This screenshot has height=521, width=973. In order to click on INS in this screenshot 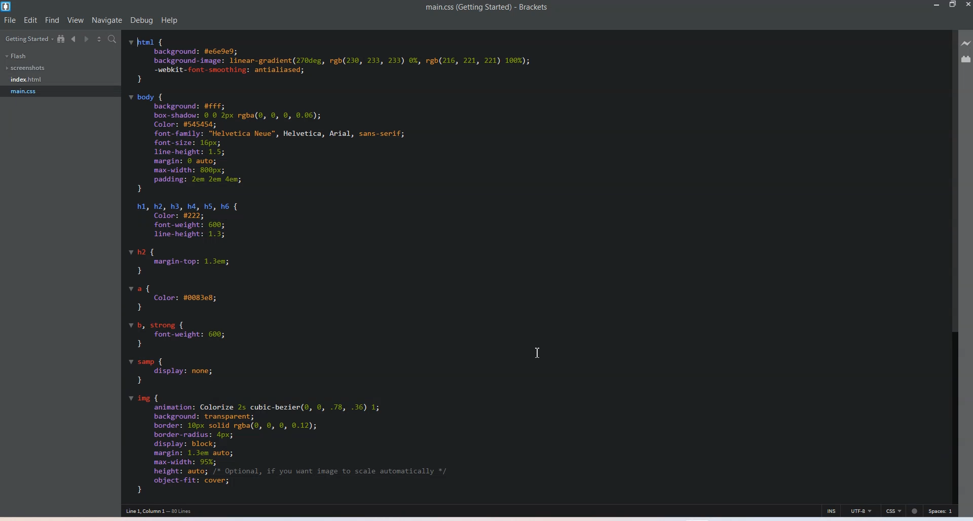, I will do `click(832, 510)`.